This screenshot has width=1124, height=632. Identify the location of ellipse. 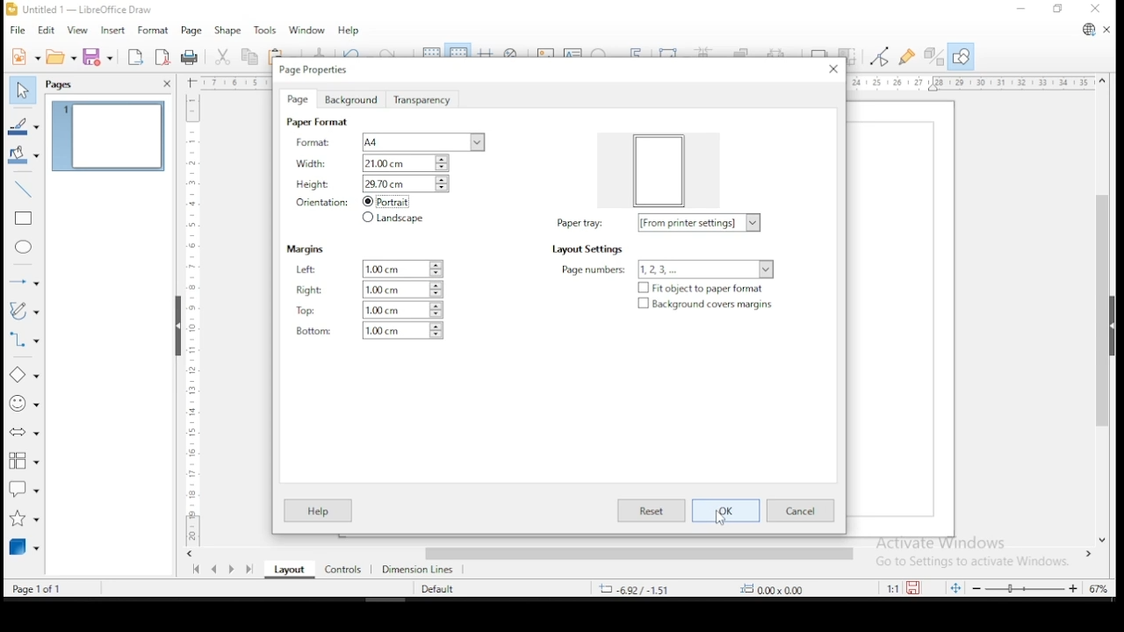
(25, 249).